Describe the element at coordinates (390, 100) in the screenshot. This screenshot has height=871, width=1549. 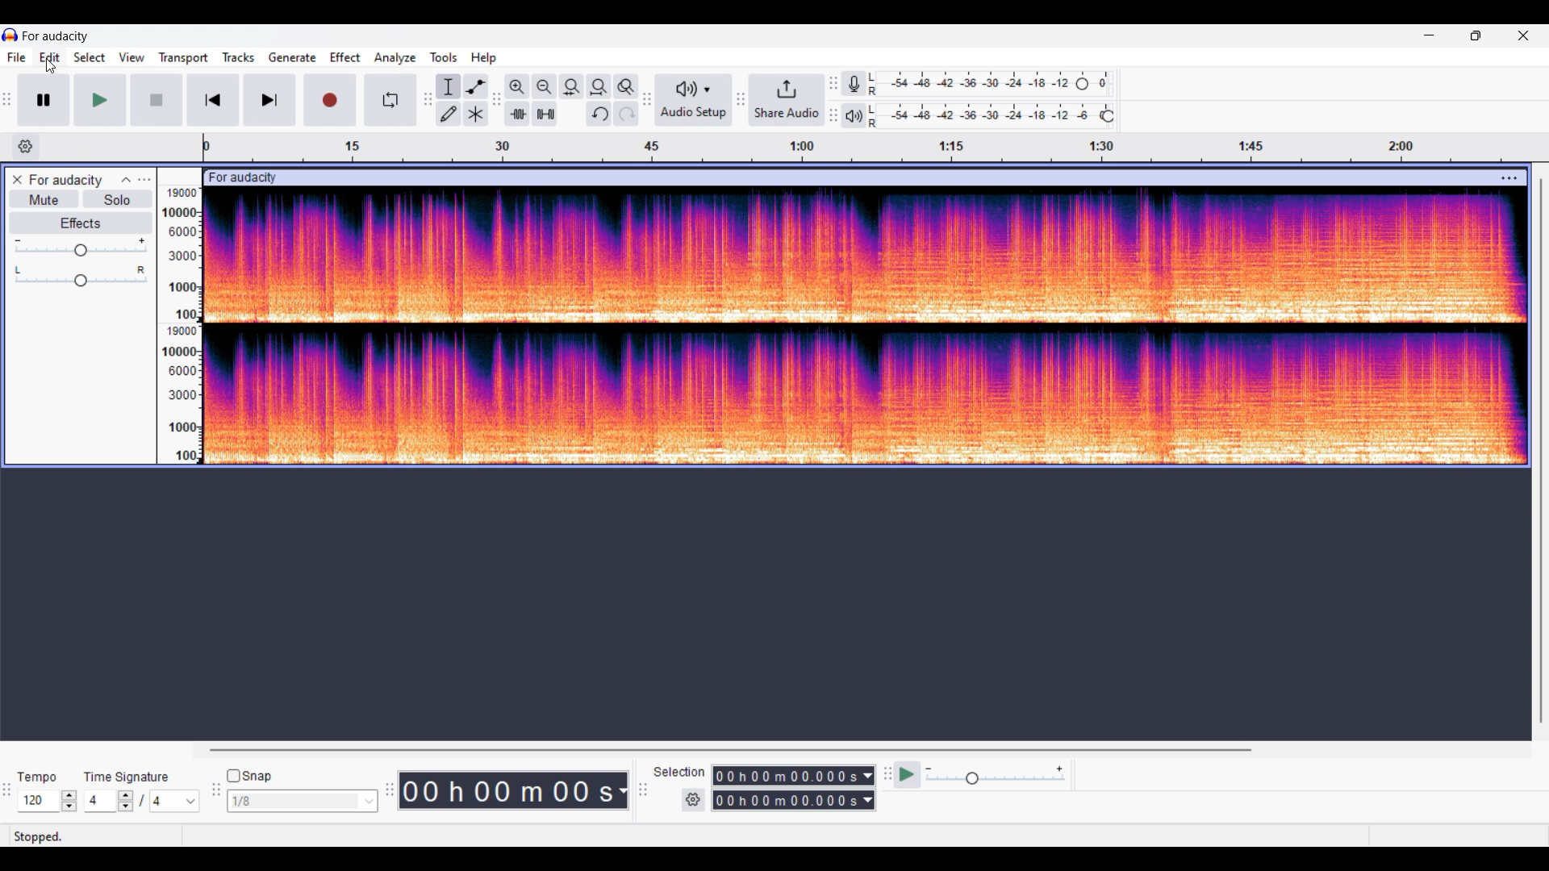
I see `Enable looping` at that location.